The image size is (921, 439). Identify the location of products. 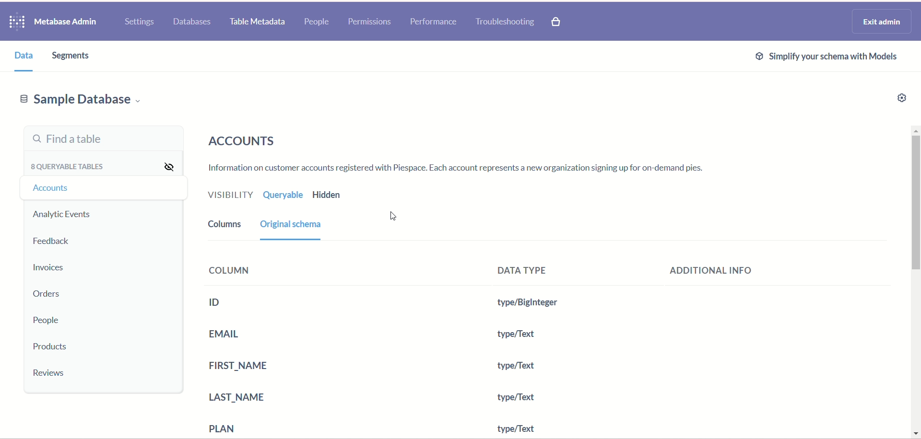
(50, 347).